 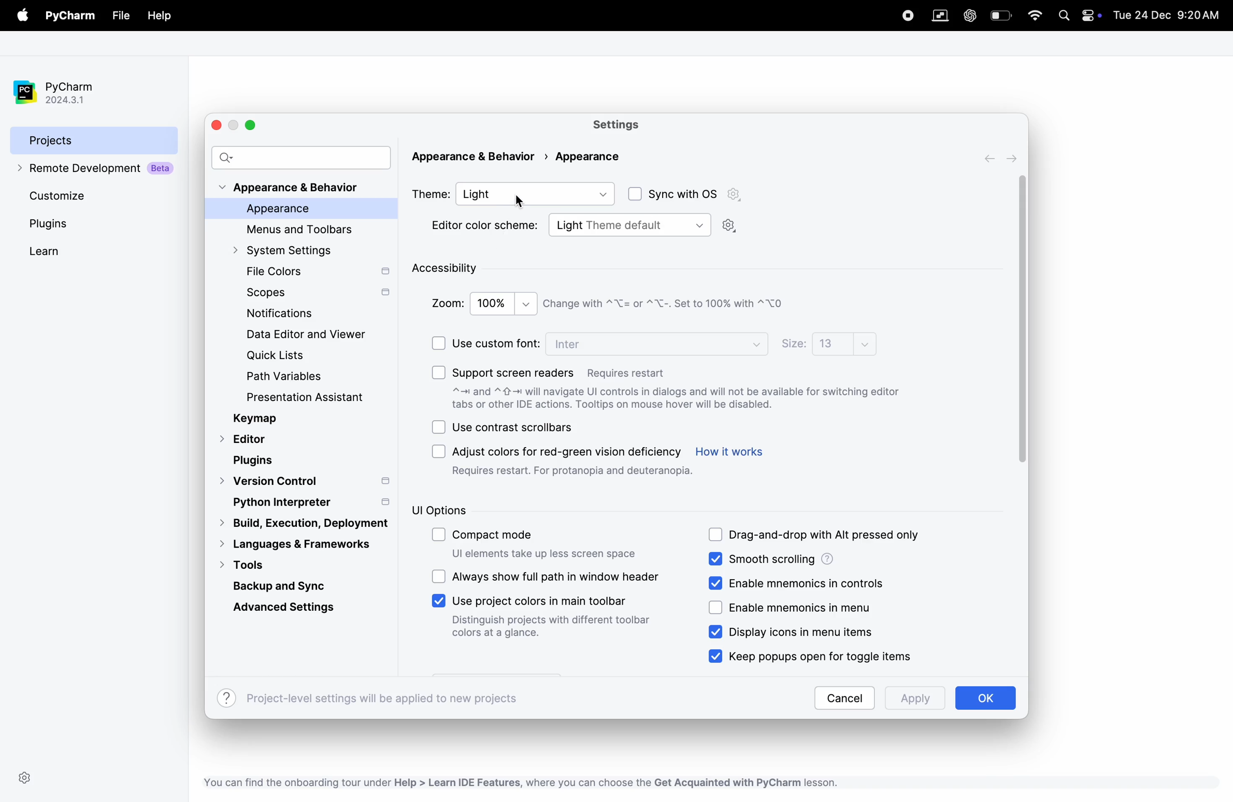 I want to click on vertical slider, so click(x=1022, y=321).